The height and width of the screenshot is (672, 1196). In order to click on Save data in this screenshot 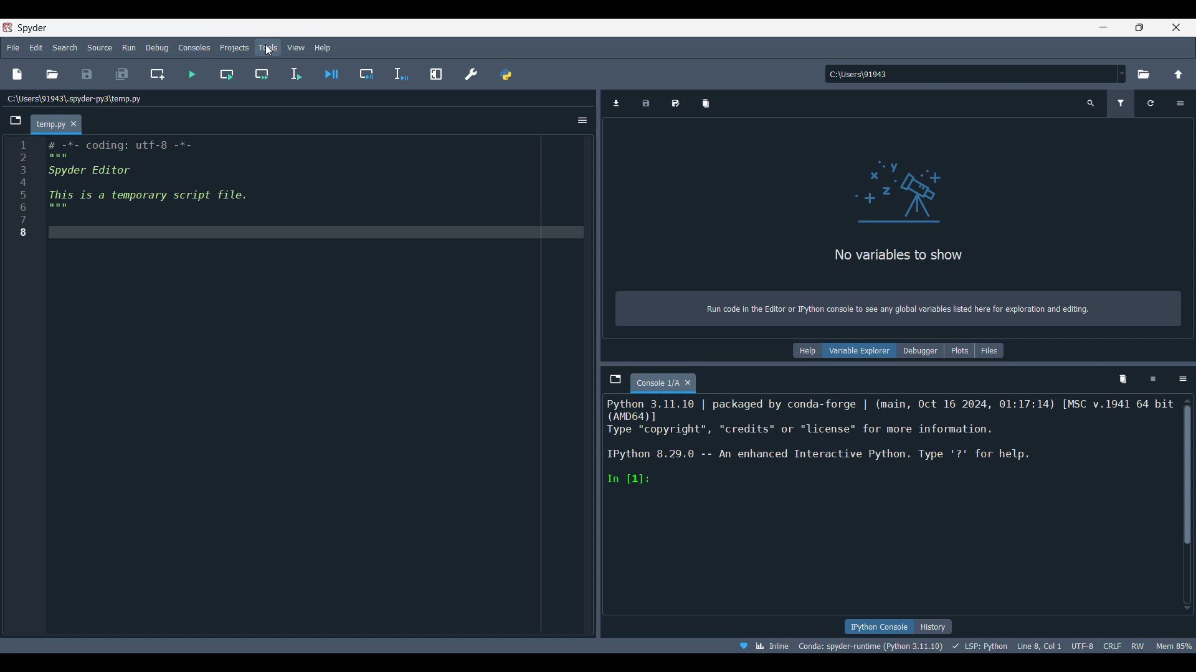, I will do `click(646, 104)`.